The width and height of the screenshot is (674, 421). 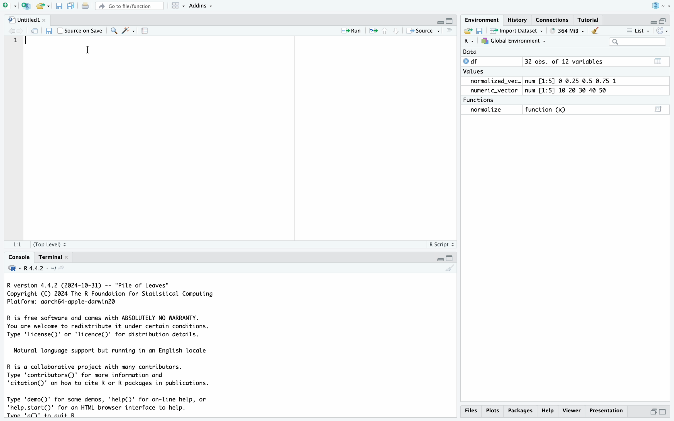 What do you see at coordinates (470, 52) in the screenshot?
I see `Data` at bounding box center [470, 52].